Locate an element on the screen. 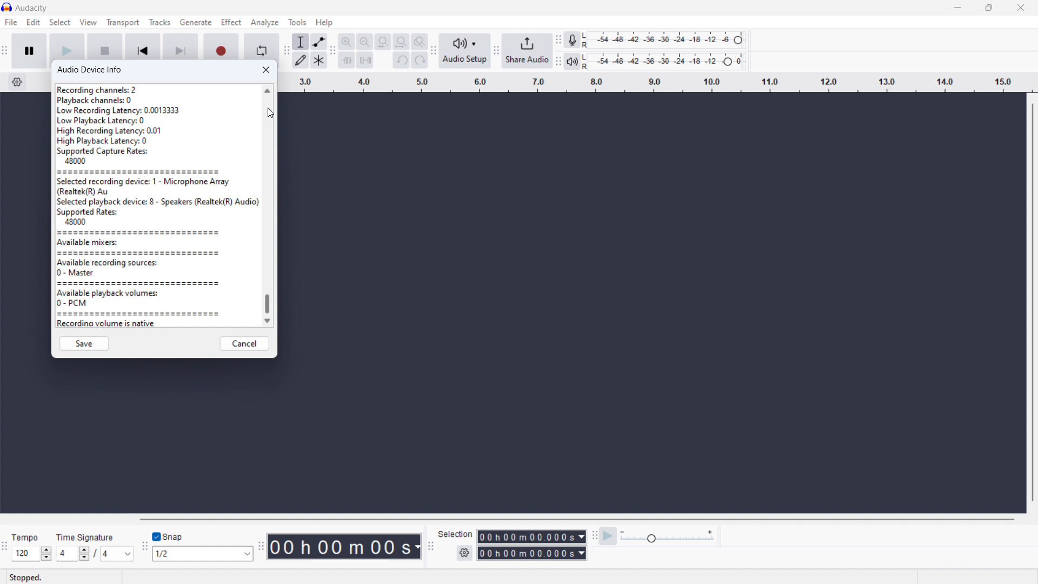  analyze is located at coordinates (264, 22).